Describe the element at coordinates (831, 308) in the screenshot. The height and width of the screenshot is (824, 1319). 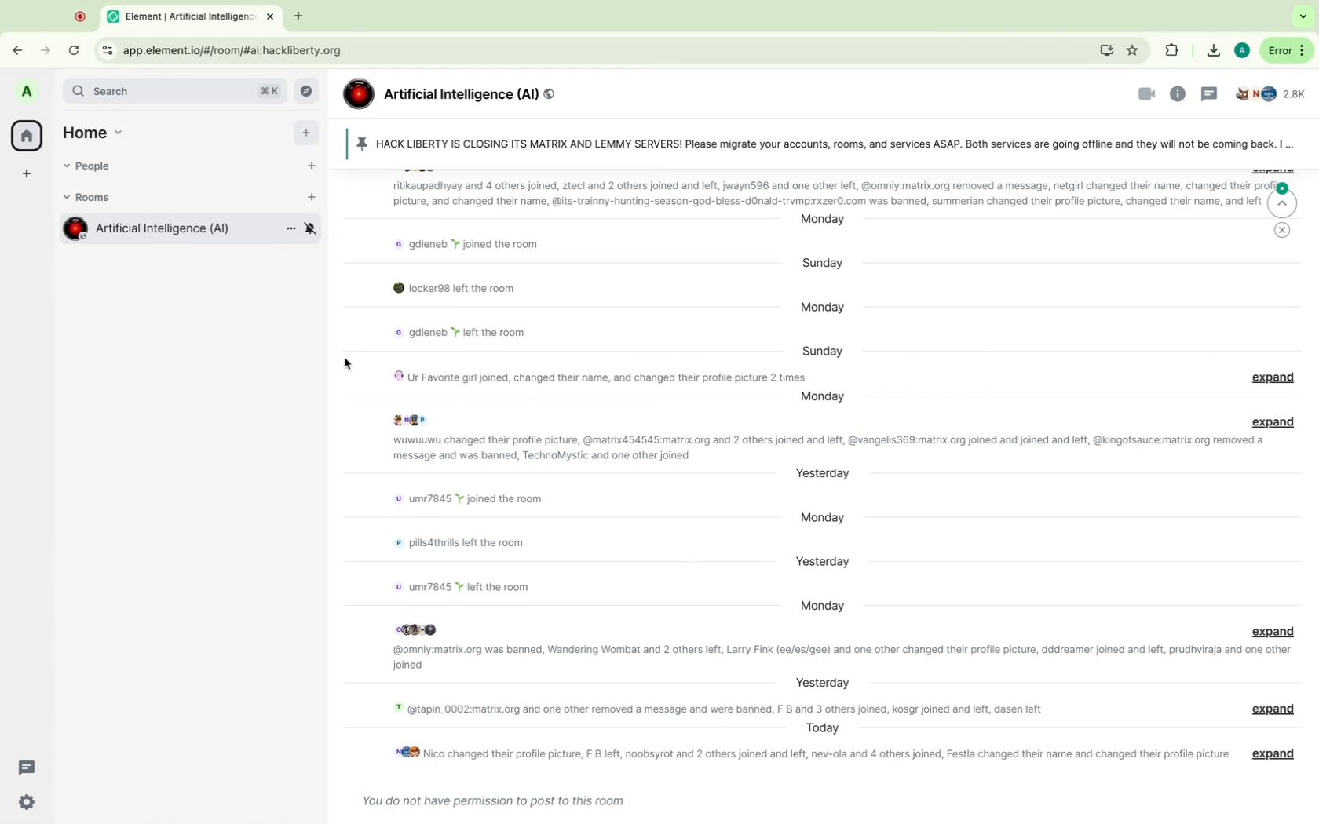
I see `day` at that location.